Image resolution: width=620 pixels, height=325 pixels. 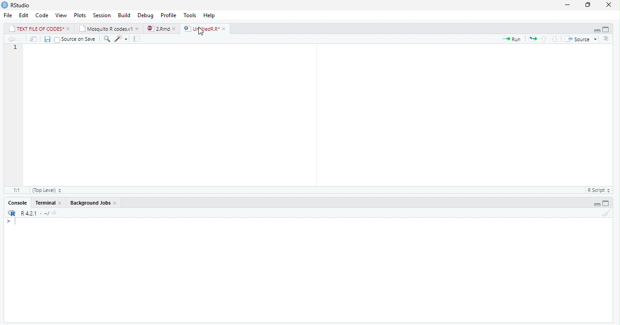 I want to click on compile report, so click(x=138, y=38).